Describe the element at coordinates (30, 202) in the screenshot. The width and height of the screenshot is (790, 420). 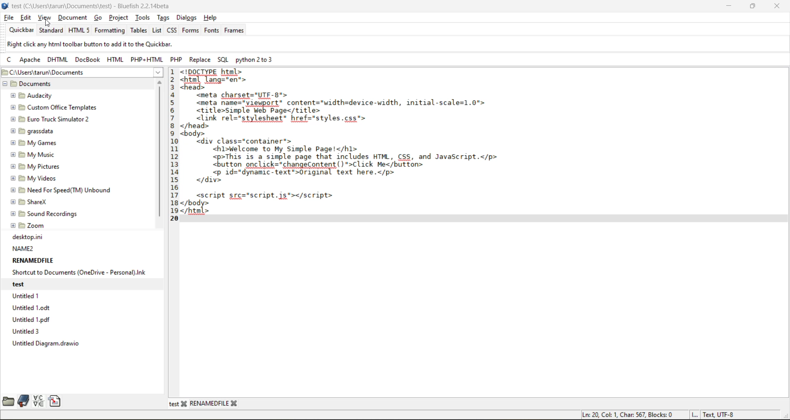
I see `# [9 ShareX` at that location.